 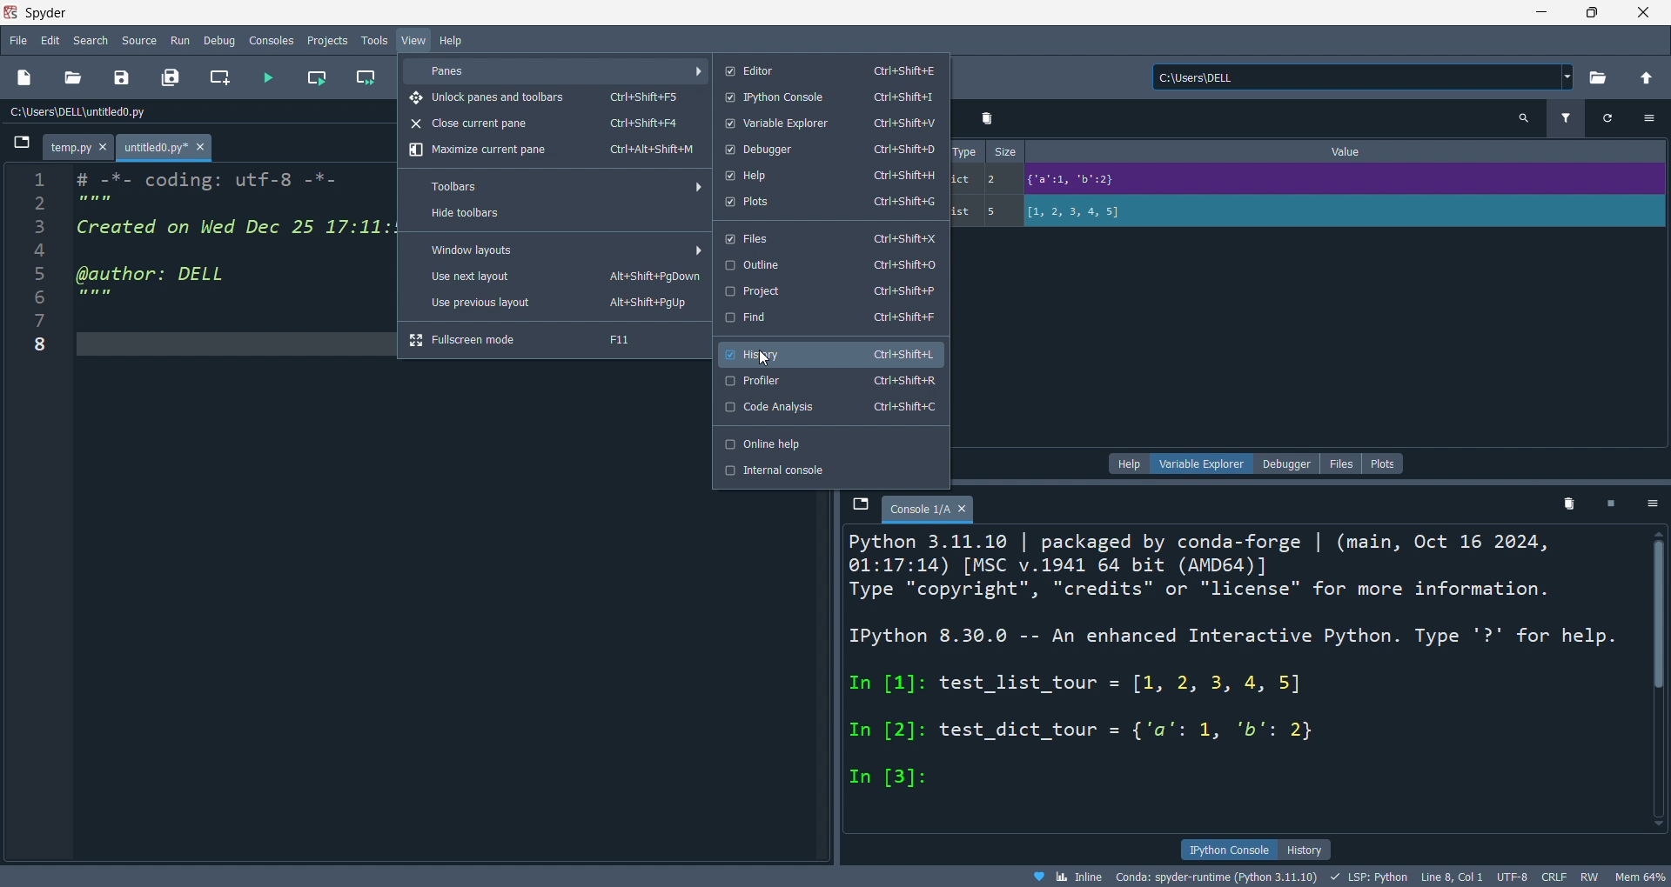 What do you see at coordinates (829, 291) in the screenshot?
I see `project` at bounding box center [829, 291].